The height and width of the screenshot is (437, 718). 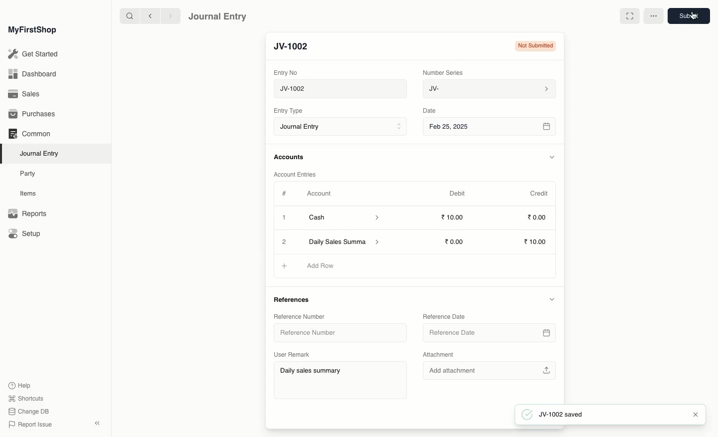 What do you see at coordinates (538, 219) in the screenshot?
I see `0.00` at bounding box center [538, 219].